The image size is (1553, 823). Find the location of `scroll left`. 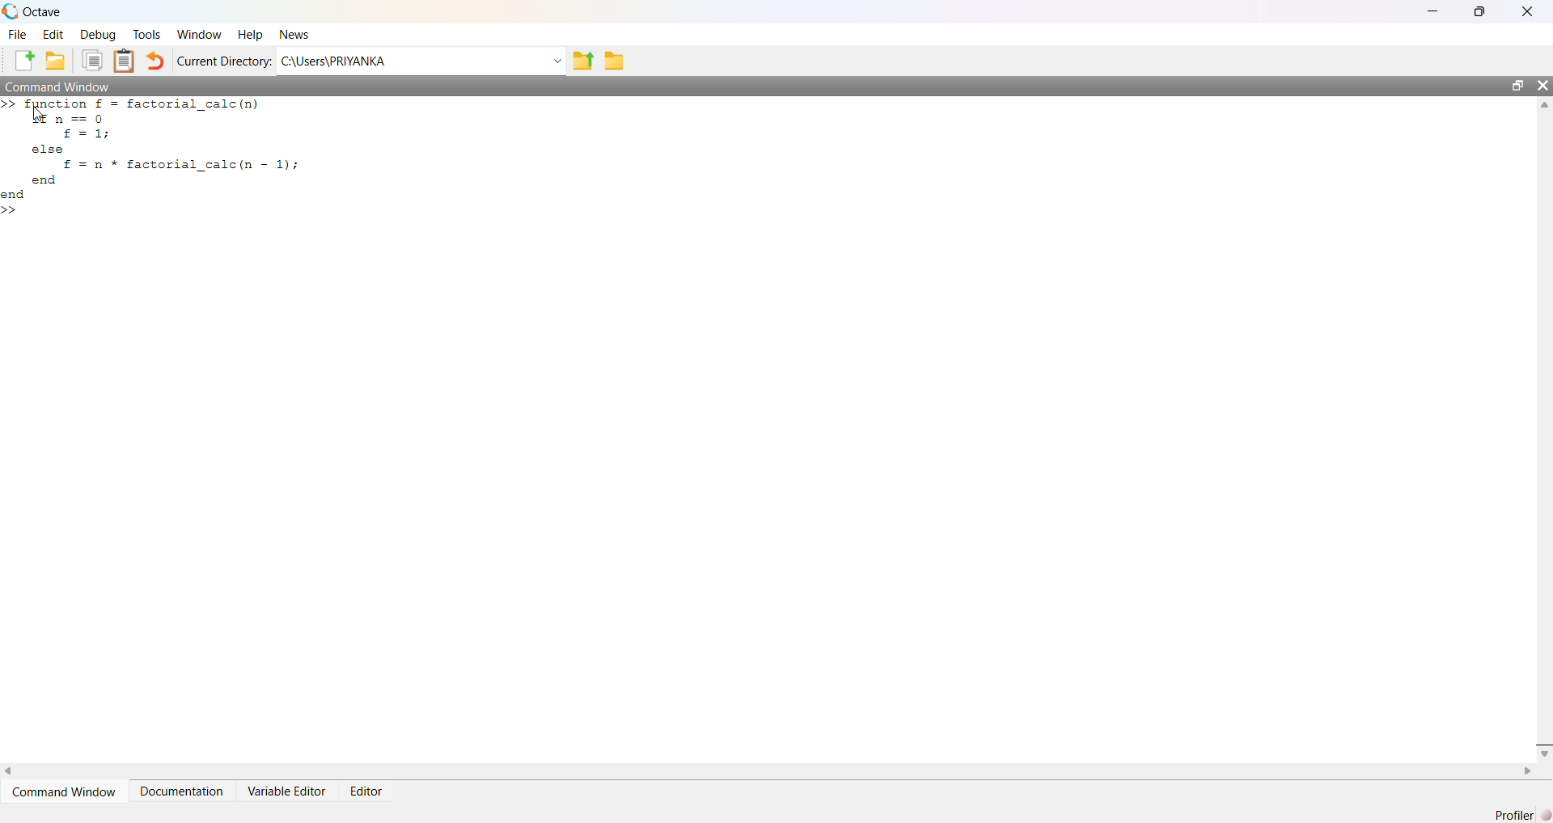

scroll left is located at coordinates (10, 770).